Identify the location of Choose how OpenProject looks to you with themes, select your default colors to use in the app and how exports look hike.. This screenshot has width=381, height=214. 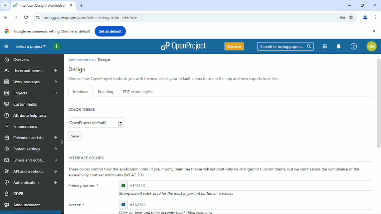
(173, 79).